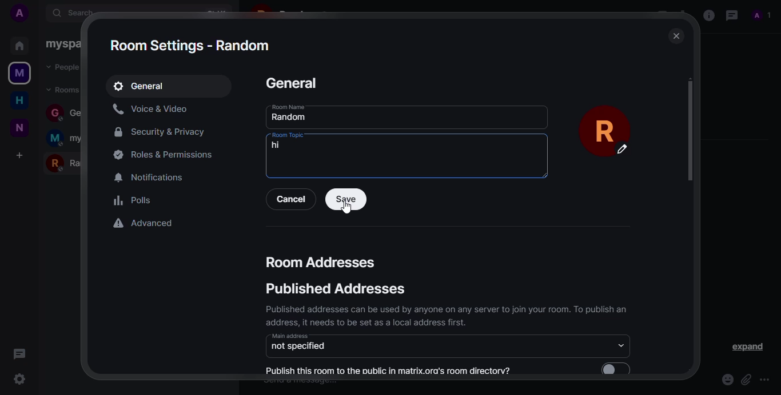  What do you see at coordinates (277, 145) in the screenshot?
I see `hi` at bounding box center [277, 145].